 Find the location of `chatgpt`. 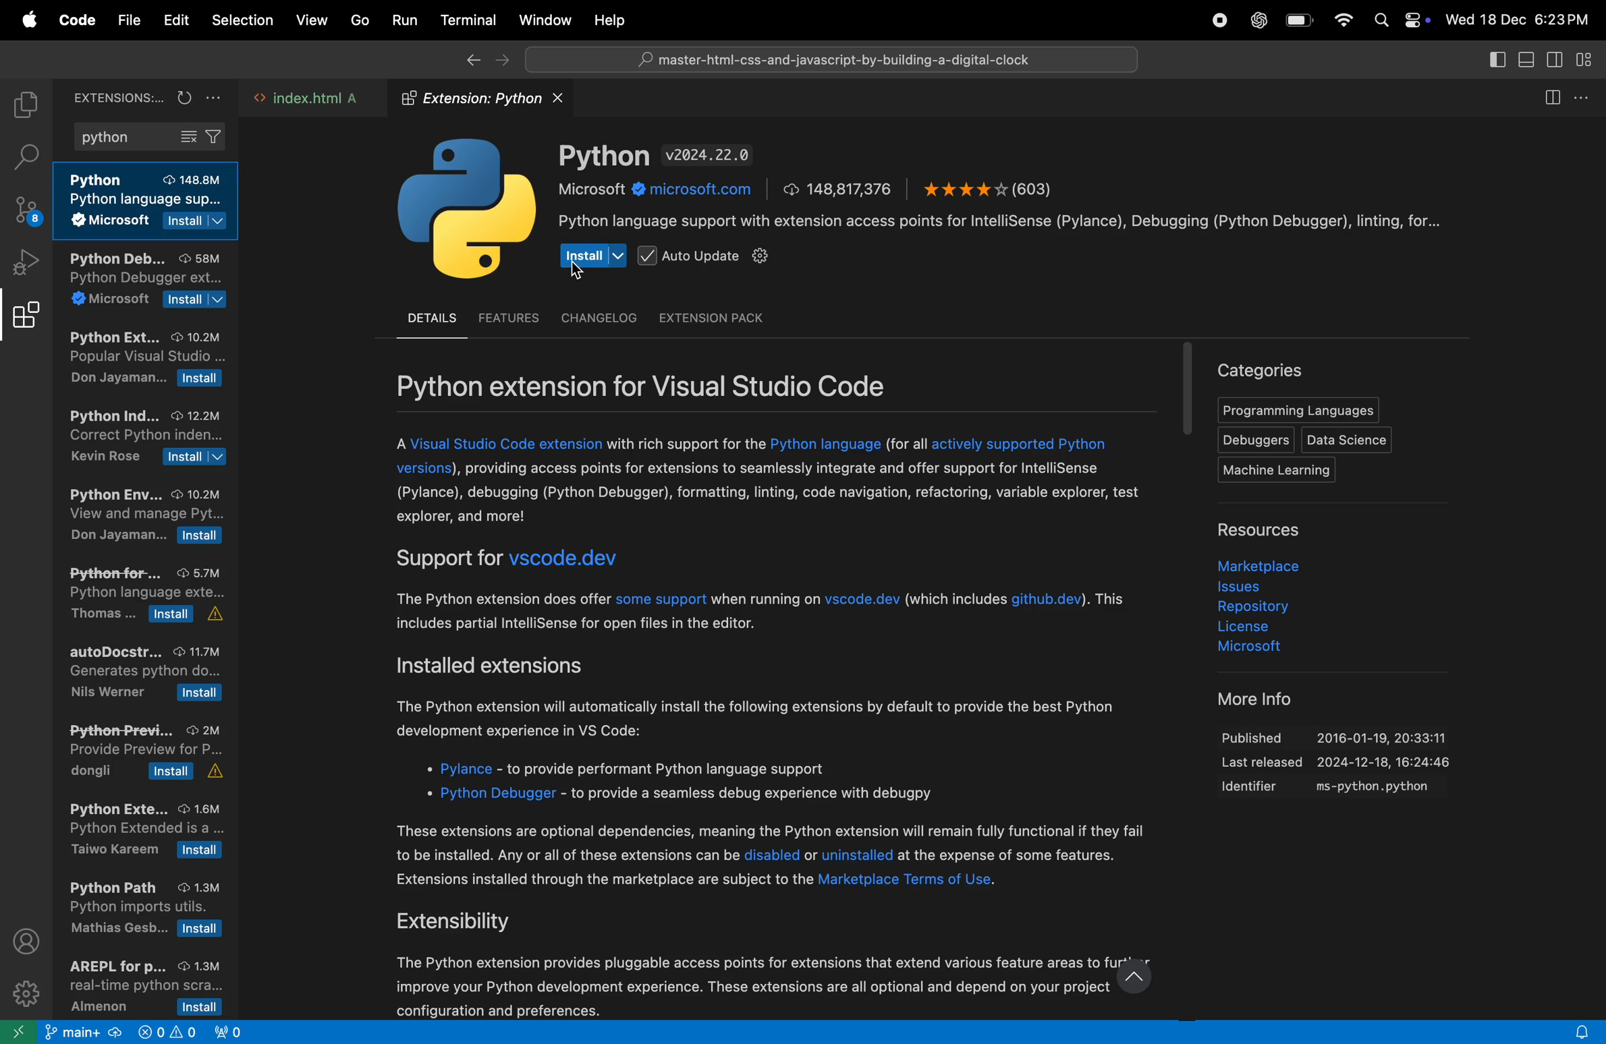

chatgpt is located at coordinates (1256, 20).